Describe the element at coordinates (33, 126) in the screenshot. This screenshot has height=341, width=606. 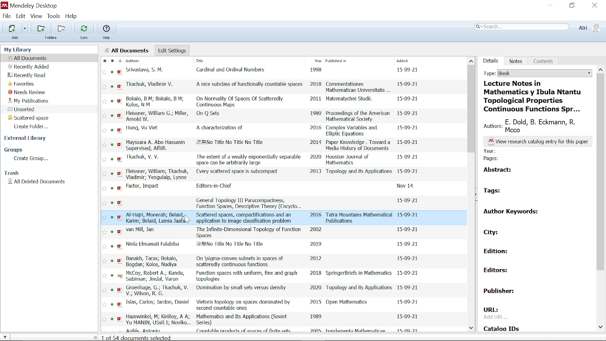
I see `Create folder` at that location.